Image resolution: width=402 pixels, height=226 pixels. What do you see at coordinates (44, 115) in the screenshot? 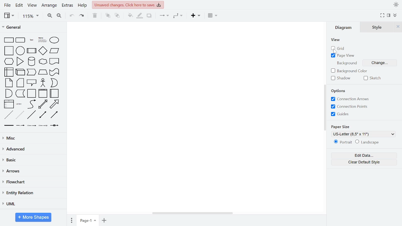
I see `bidirectional connector` at bounding box center [44, 115].